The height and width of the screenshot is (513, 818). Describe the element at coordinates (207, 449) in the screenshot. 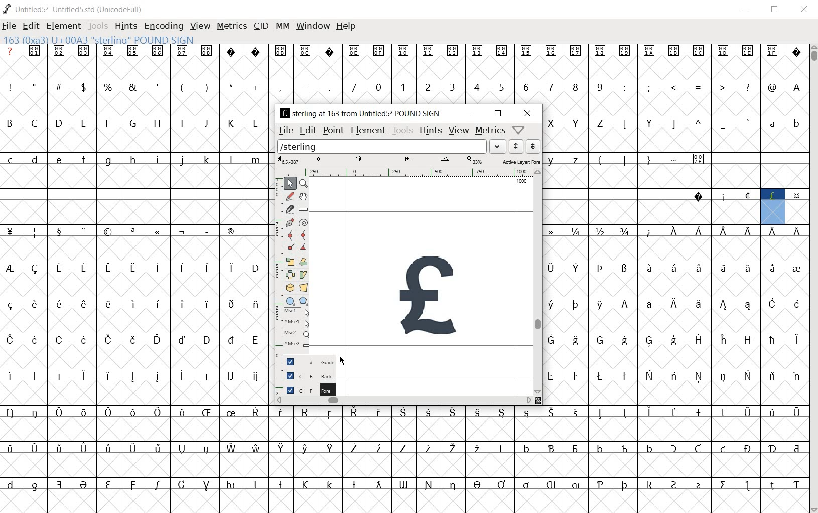

I see `Symbol` at that location.